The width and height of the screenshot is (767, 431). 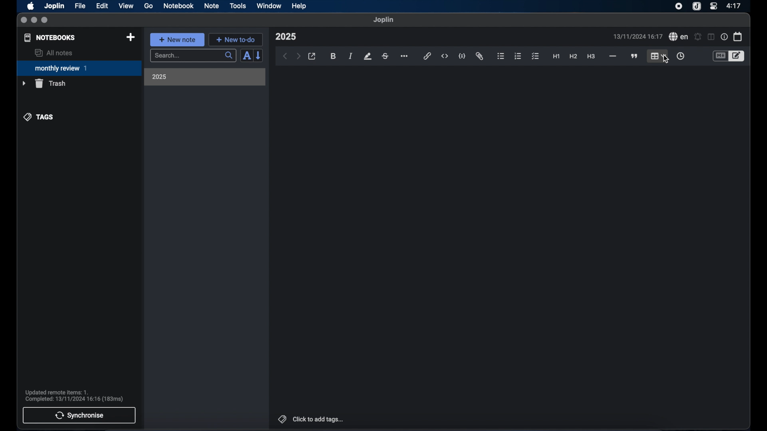 What do you see at coordinates (638, 36) in the screenshot?
I see `date` at bounding box center [638, 36].